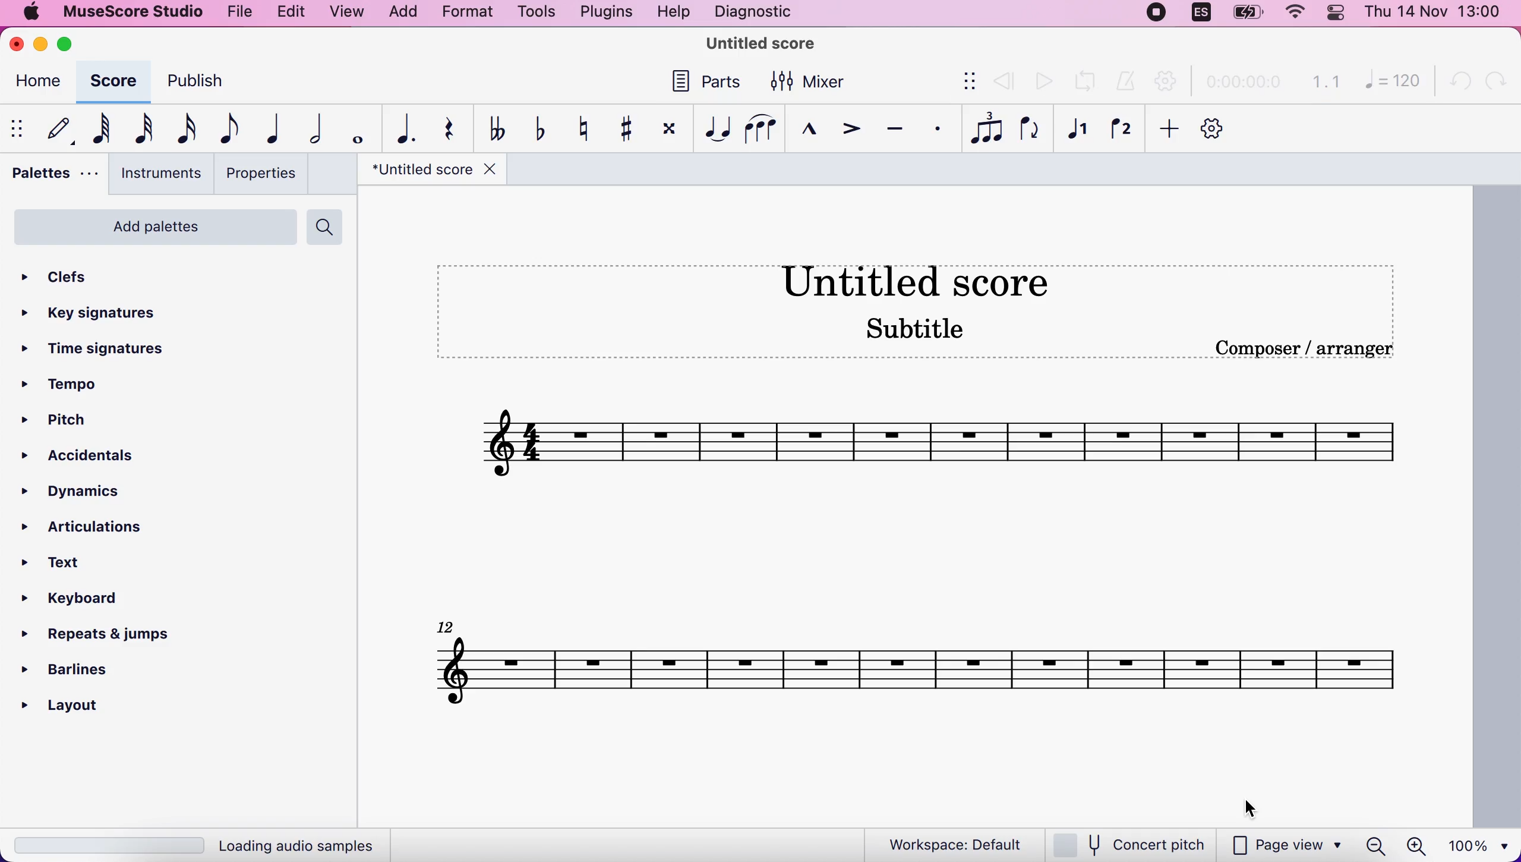 The height and width of the screenshot is (862, 1521). Describe the element at coordinates (1375, 844) in the screenshot. I see `zoom out` at that location.